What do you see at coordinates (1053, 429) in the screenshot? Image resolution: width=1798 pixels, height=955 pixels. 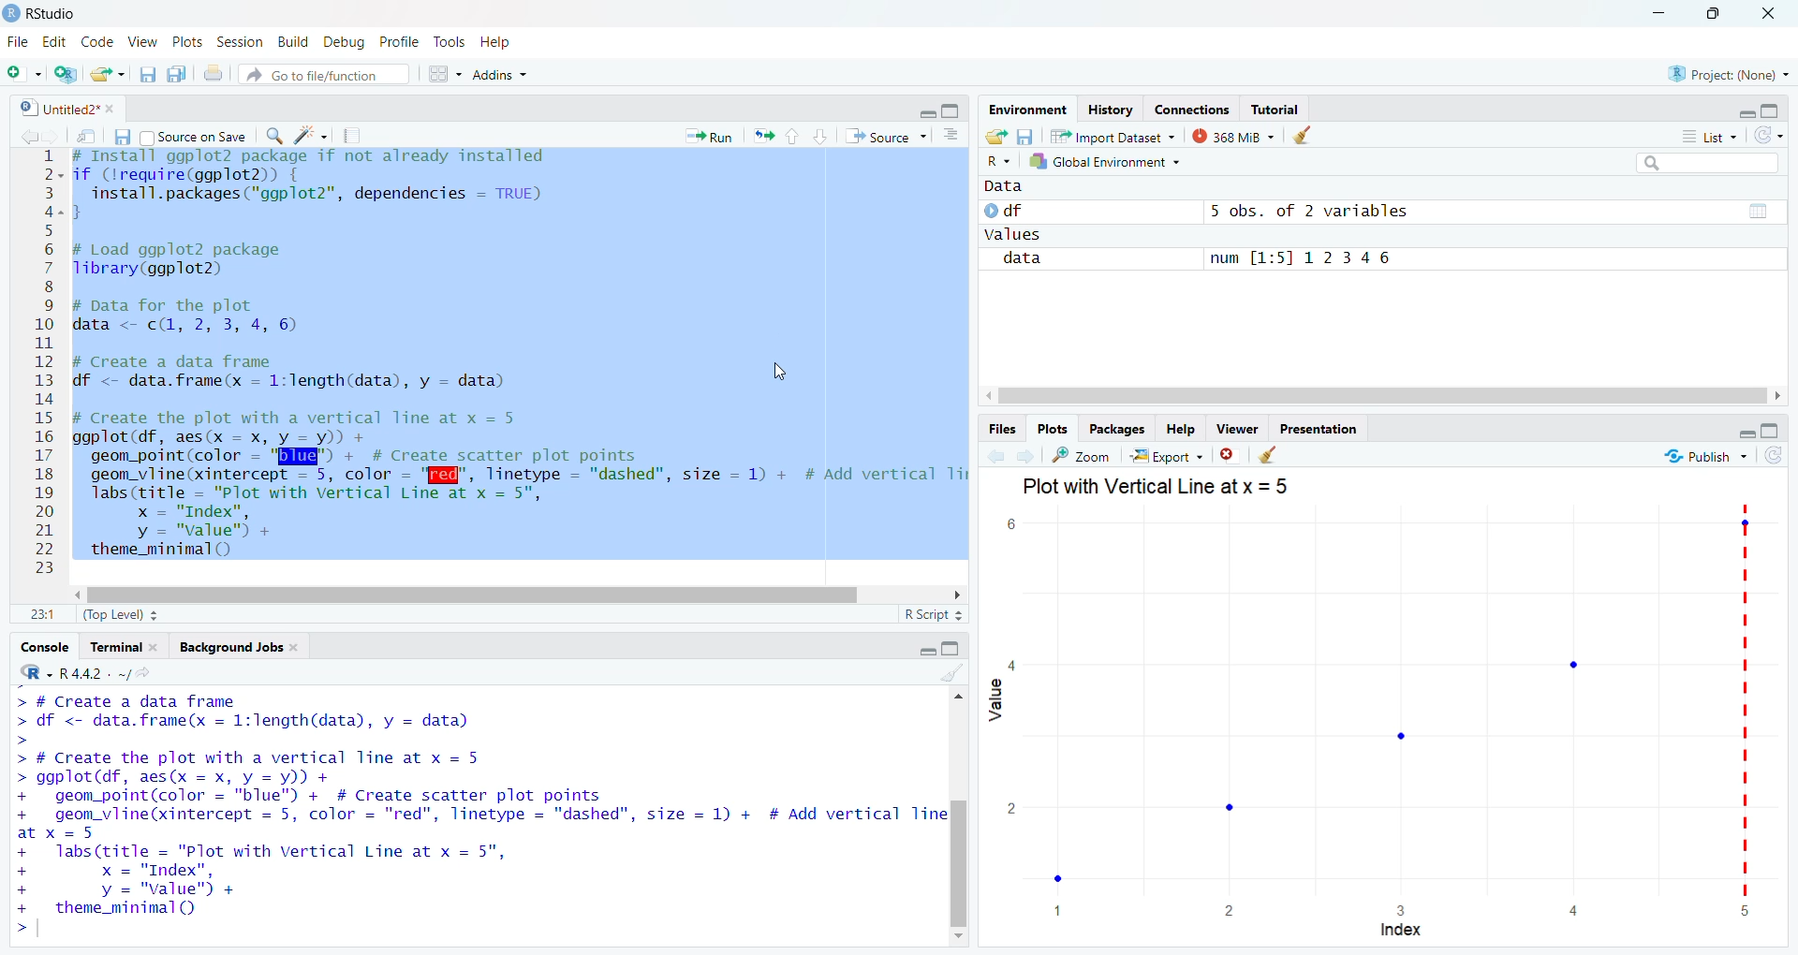 I see `Plots` at bounding box center [1053, 429].